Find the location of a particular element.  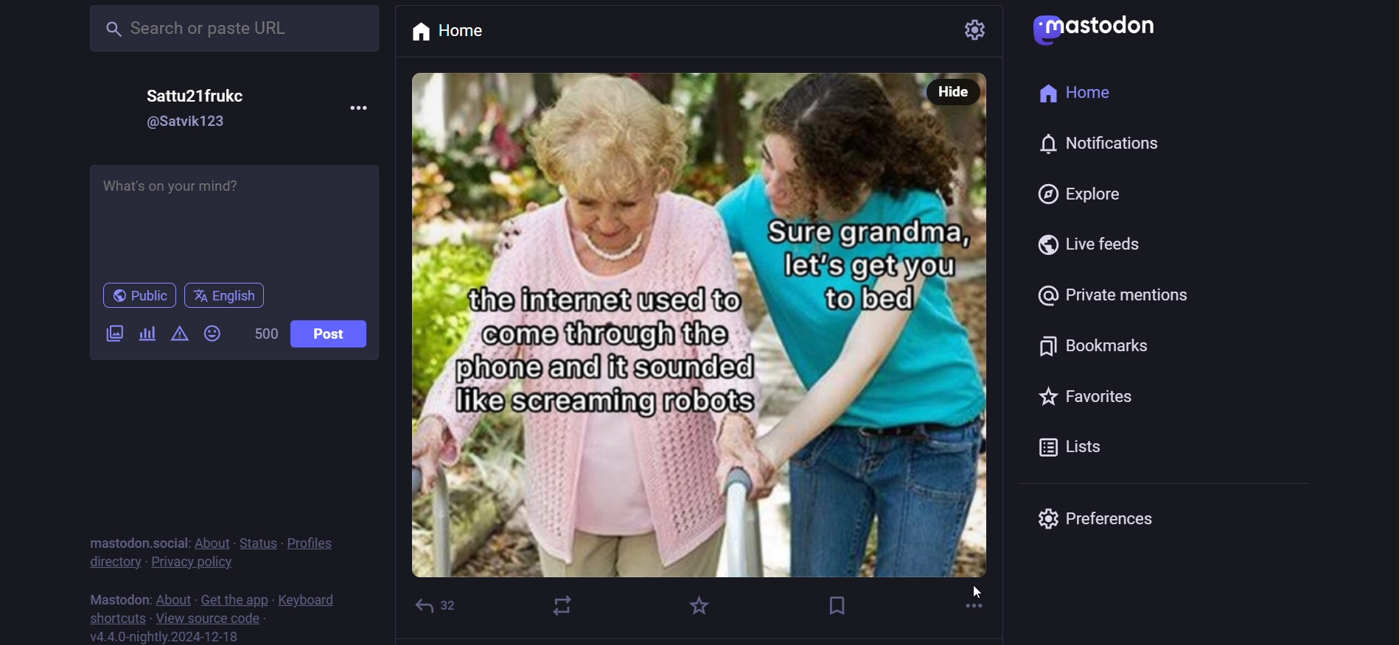

more is located at coordinates (967, 602).